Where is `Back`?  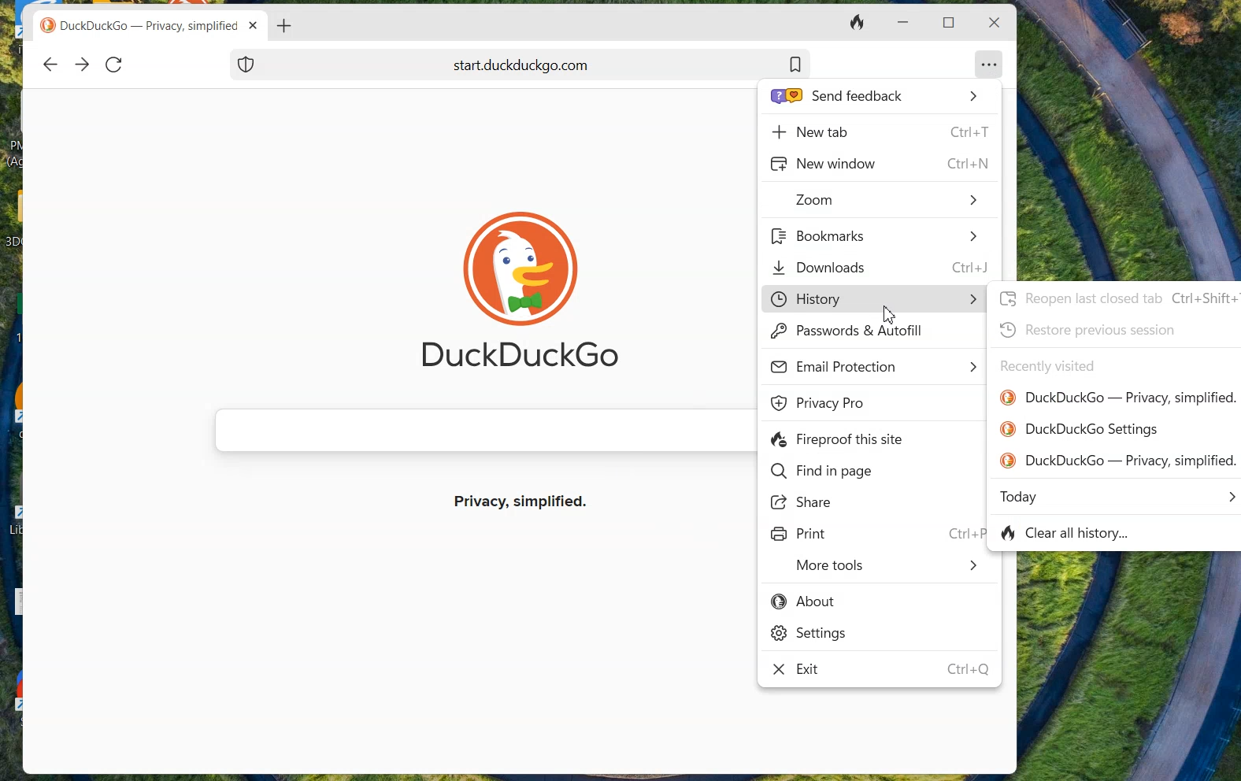 Back is located at coordinates (50, 65).